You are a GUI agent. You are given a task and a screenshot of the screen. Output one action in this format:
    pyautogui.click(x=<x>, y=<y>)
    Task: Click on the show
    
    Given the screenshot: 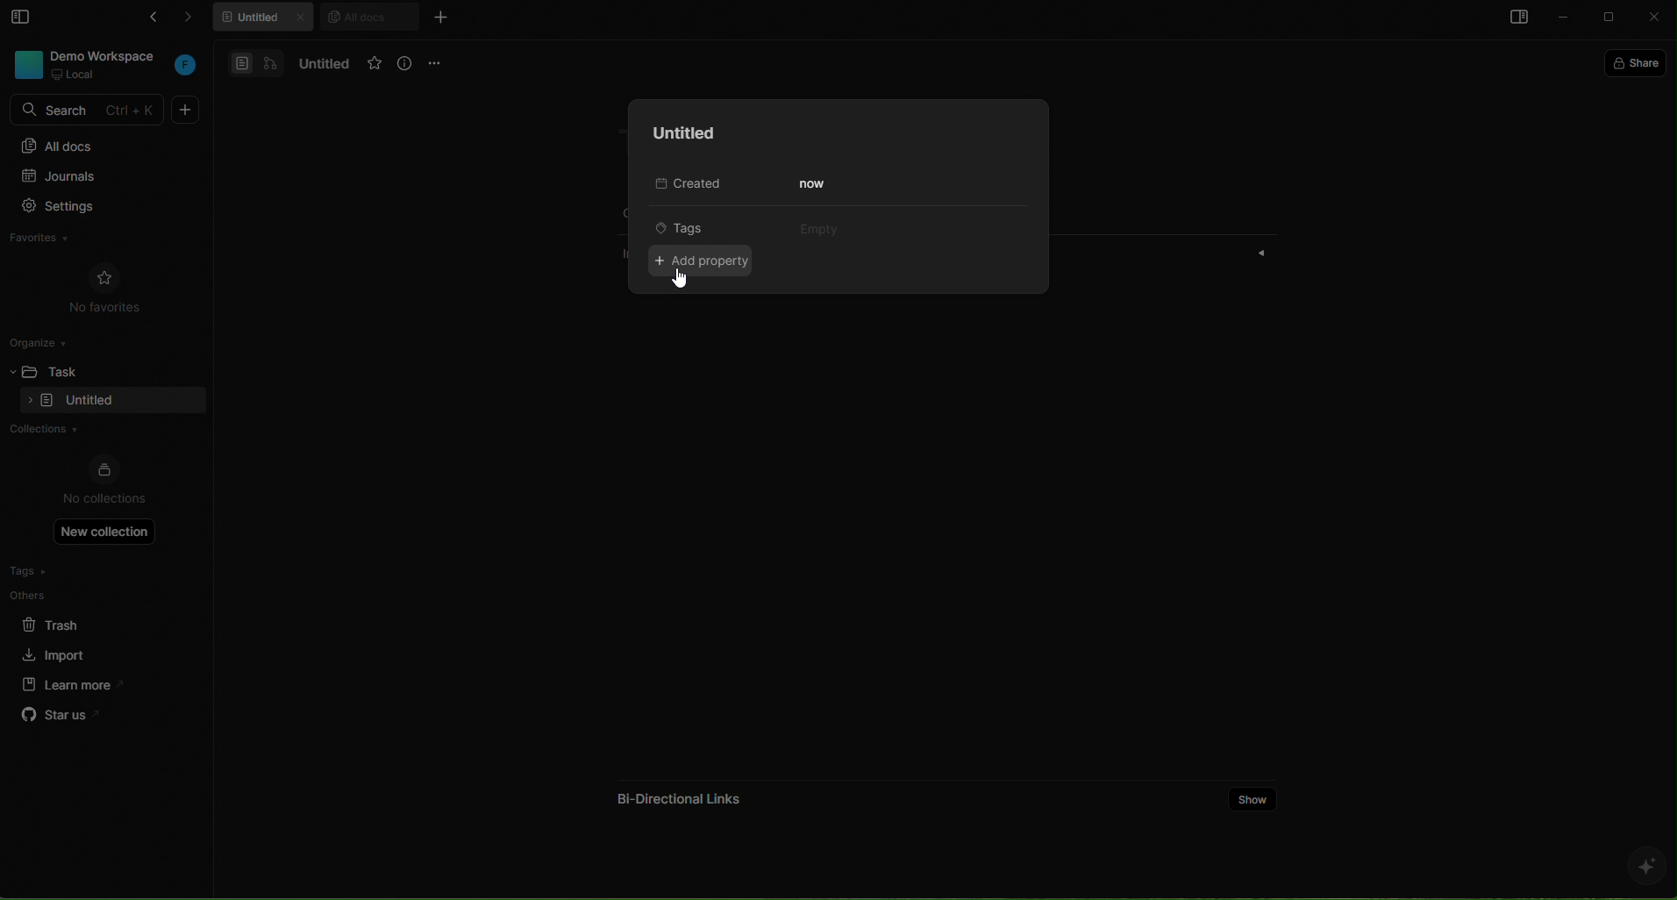 What is the action you would take?
    pyautogui.click(x=1253, y=797)
    